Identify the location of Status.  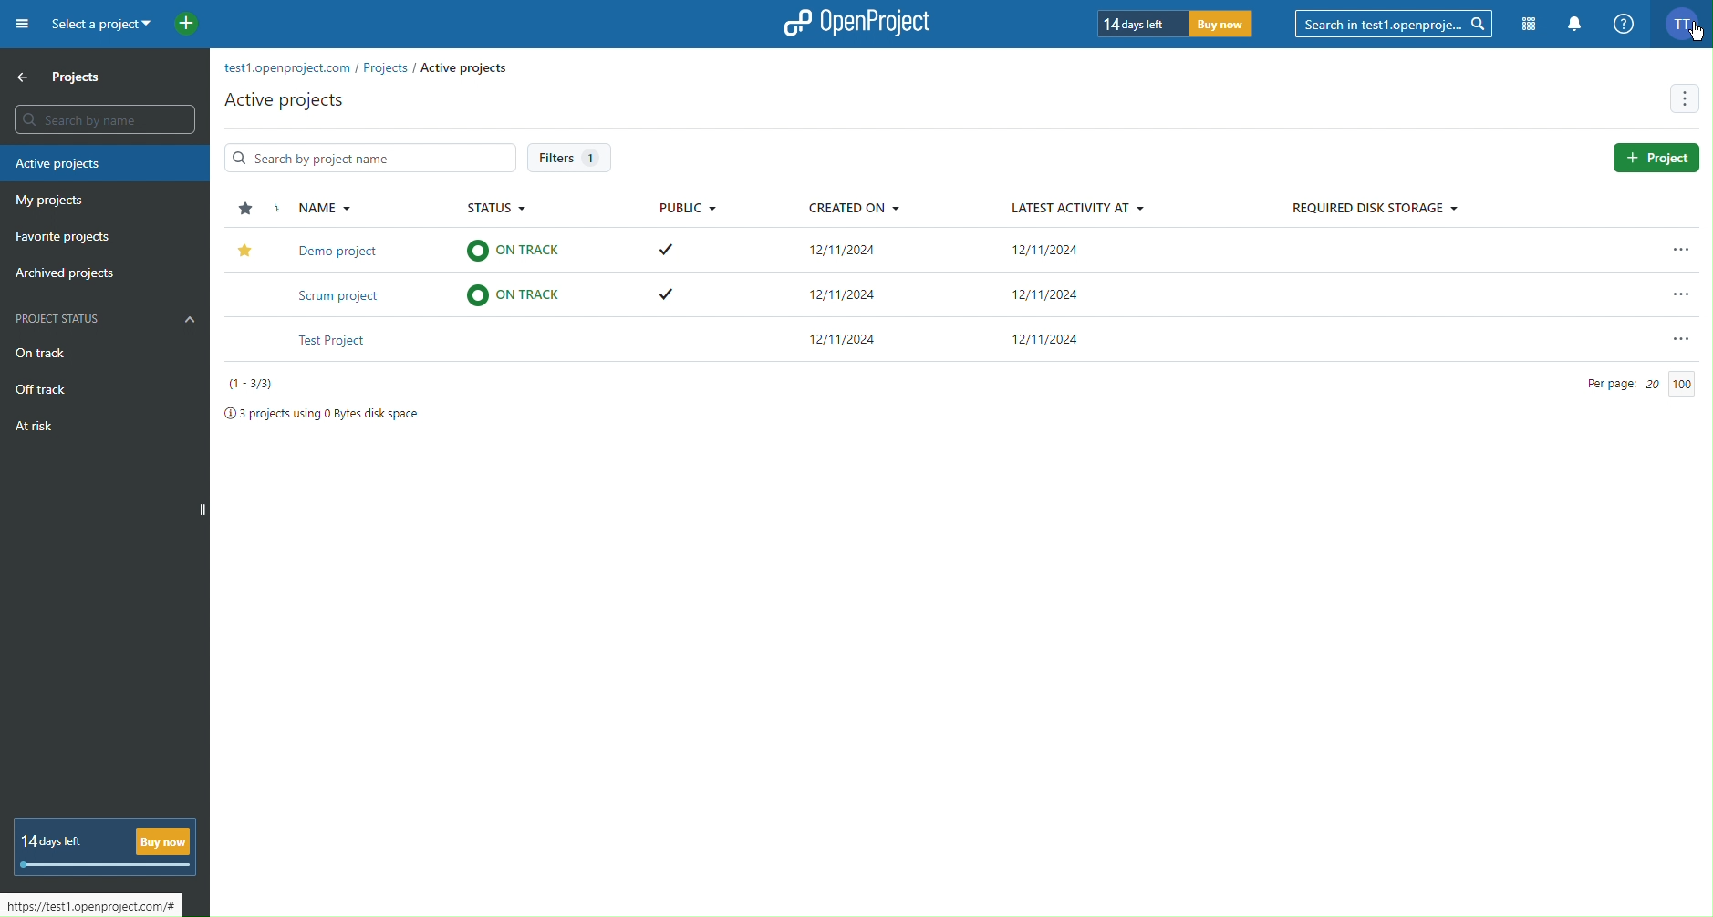
(495, 206).